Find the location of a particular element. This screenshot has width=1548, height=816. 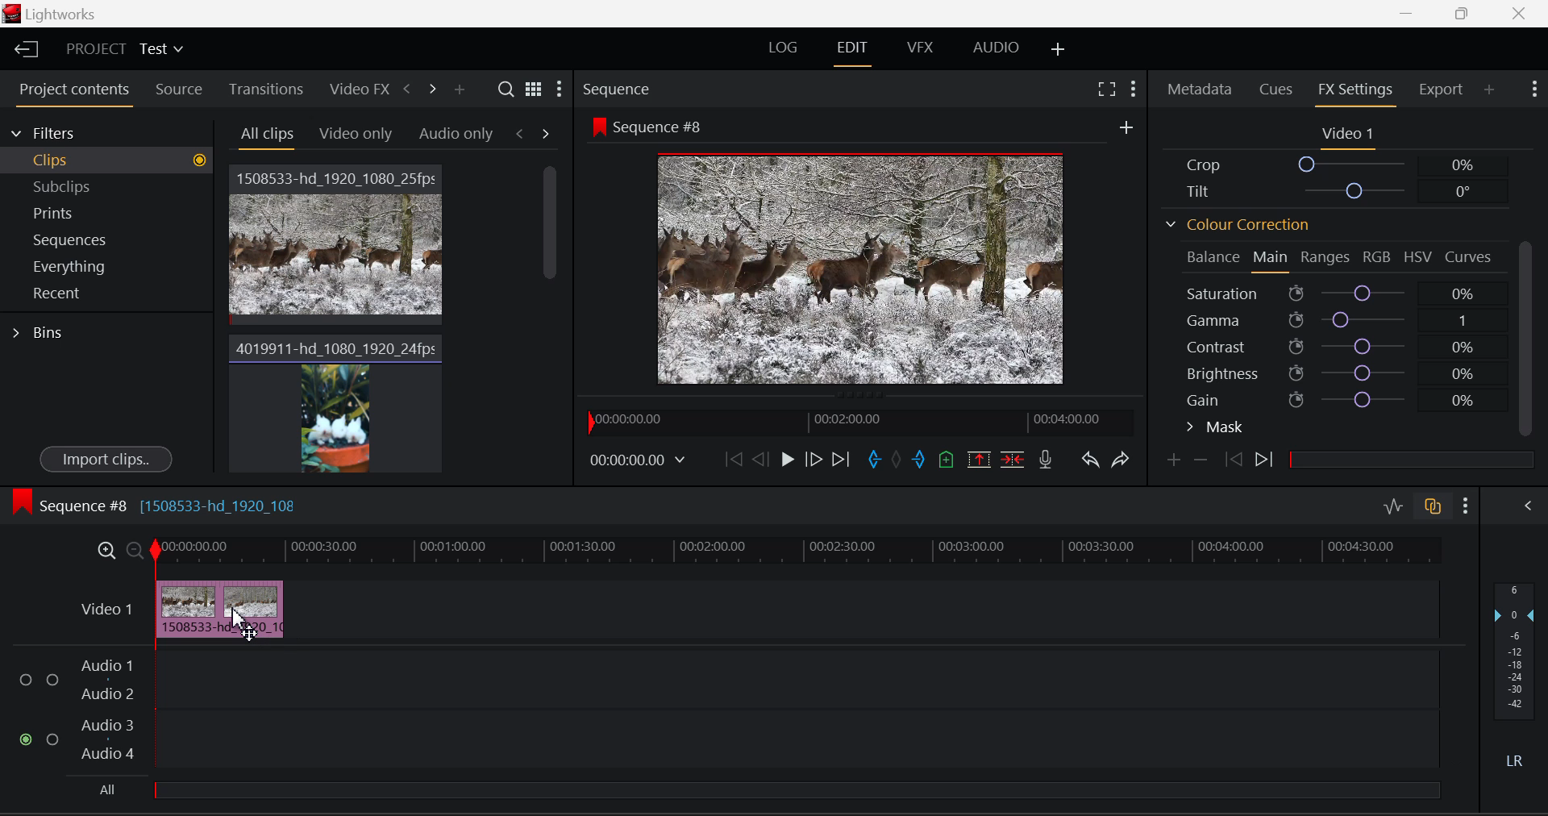

Auto Track Sync is located at coordinates (1433, 508).